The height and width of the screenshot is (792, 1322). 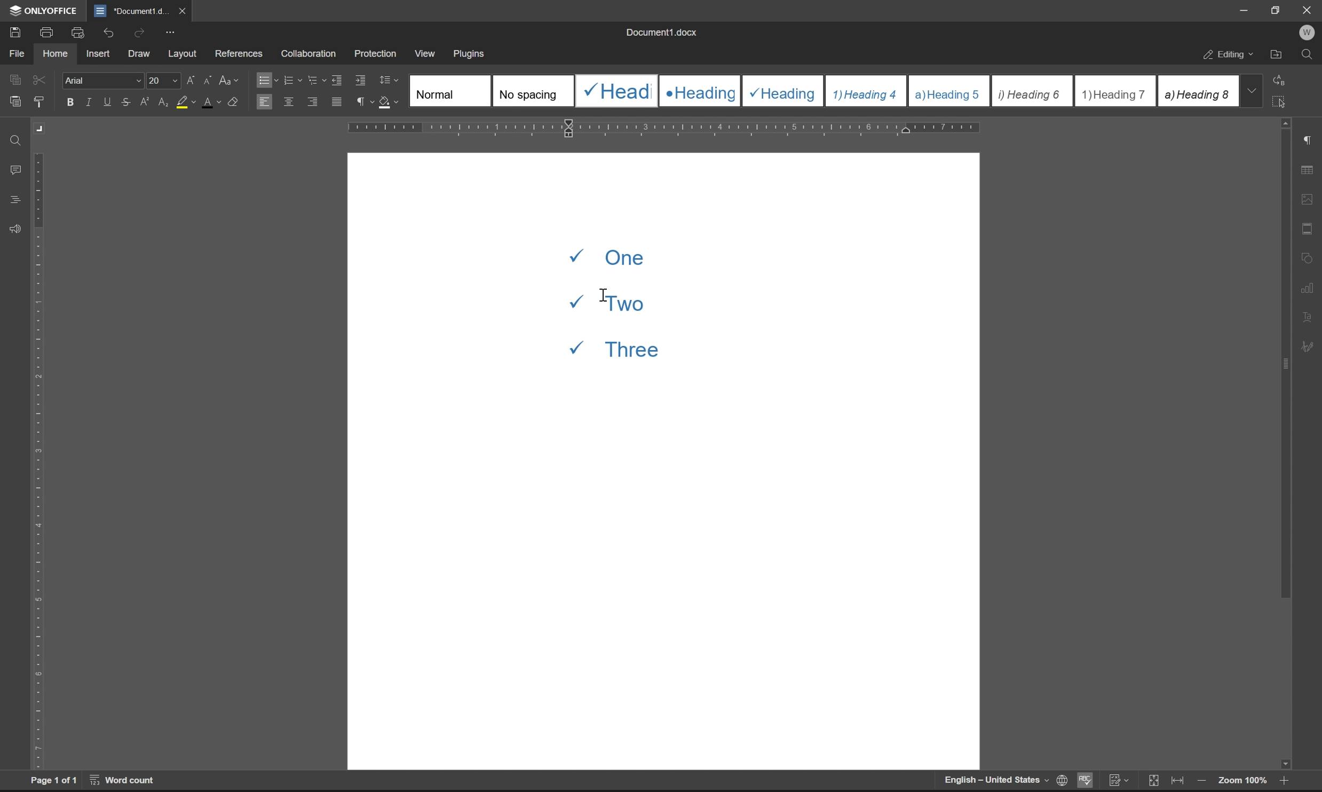 What do you see at coordinates (128, 101) in the screenshot?
I see `strikethrough` at bounding box center [128, 101].